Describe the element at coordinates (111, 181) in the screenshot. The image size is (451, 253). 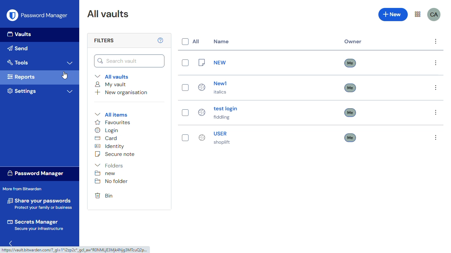
I see `no folder` at that location.